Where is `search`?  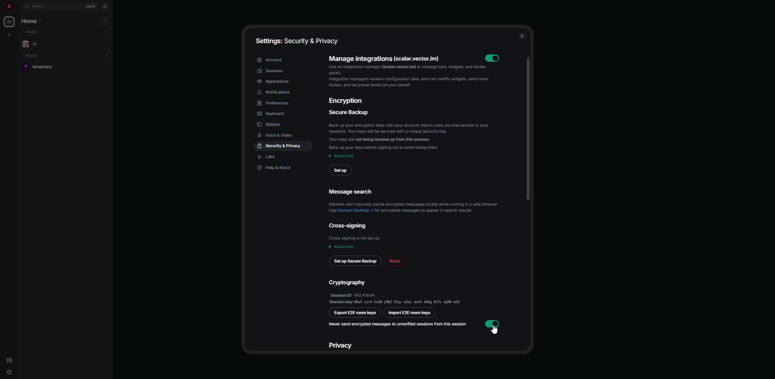 search is located at coordinates (40, 6).